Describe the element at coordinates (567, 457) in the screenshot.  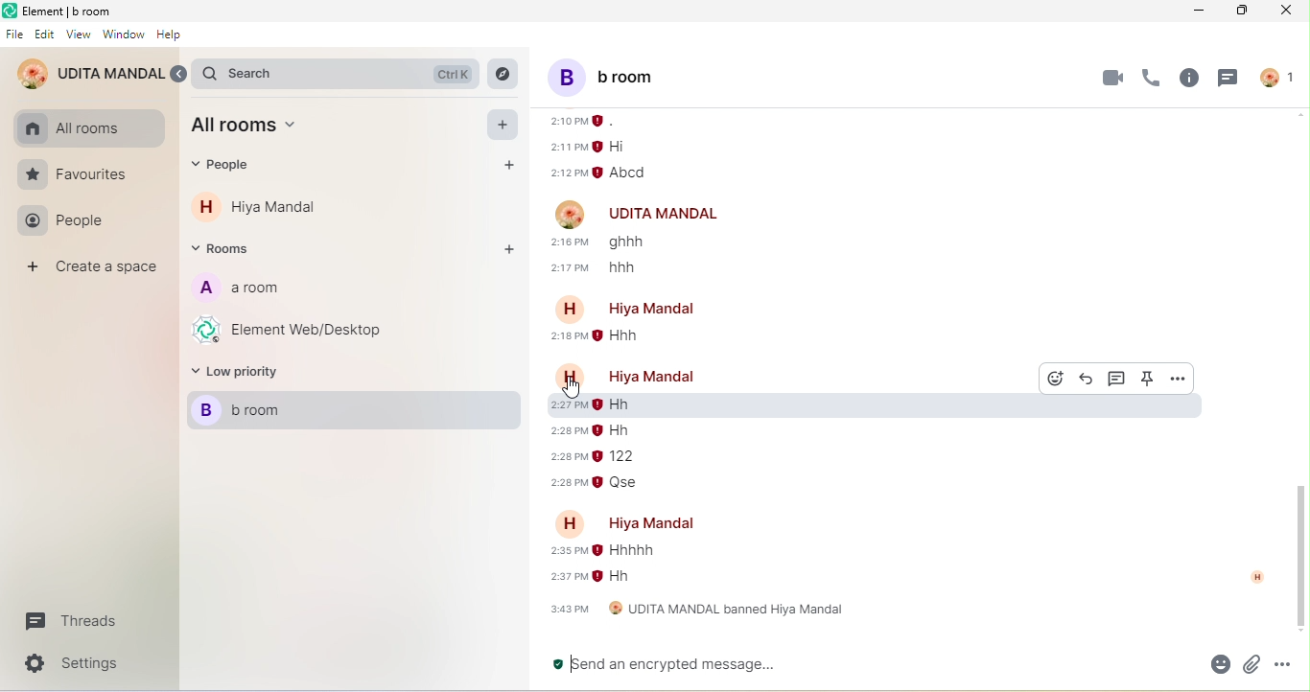
I see `sending message time` at that location.